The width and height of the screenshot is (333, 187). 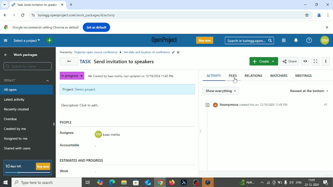 What do you see at coordinates (163, 41) in the screenshot?
I see `OpenProject` at bounding box center [163, 41].